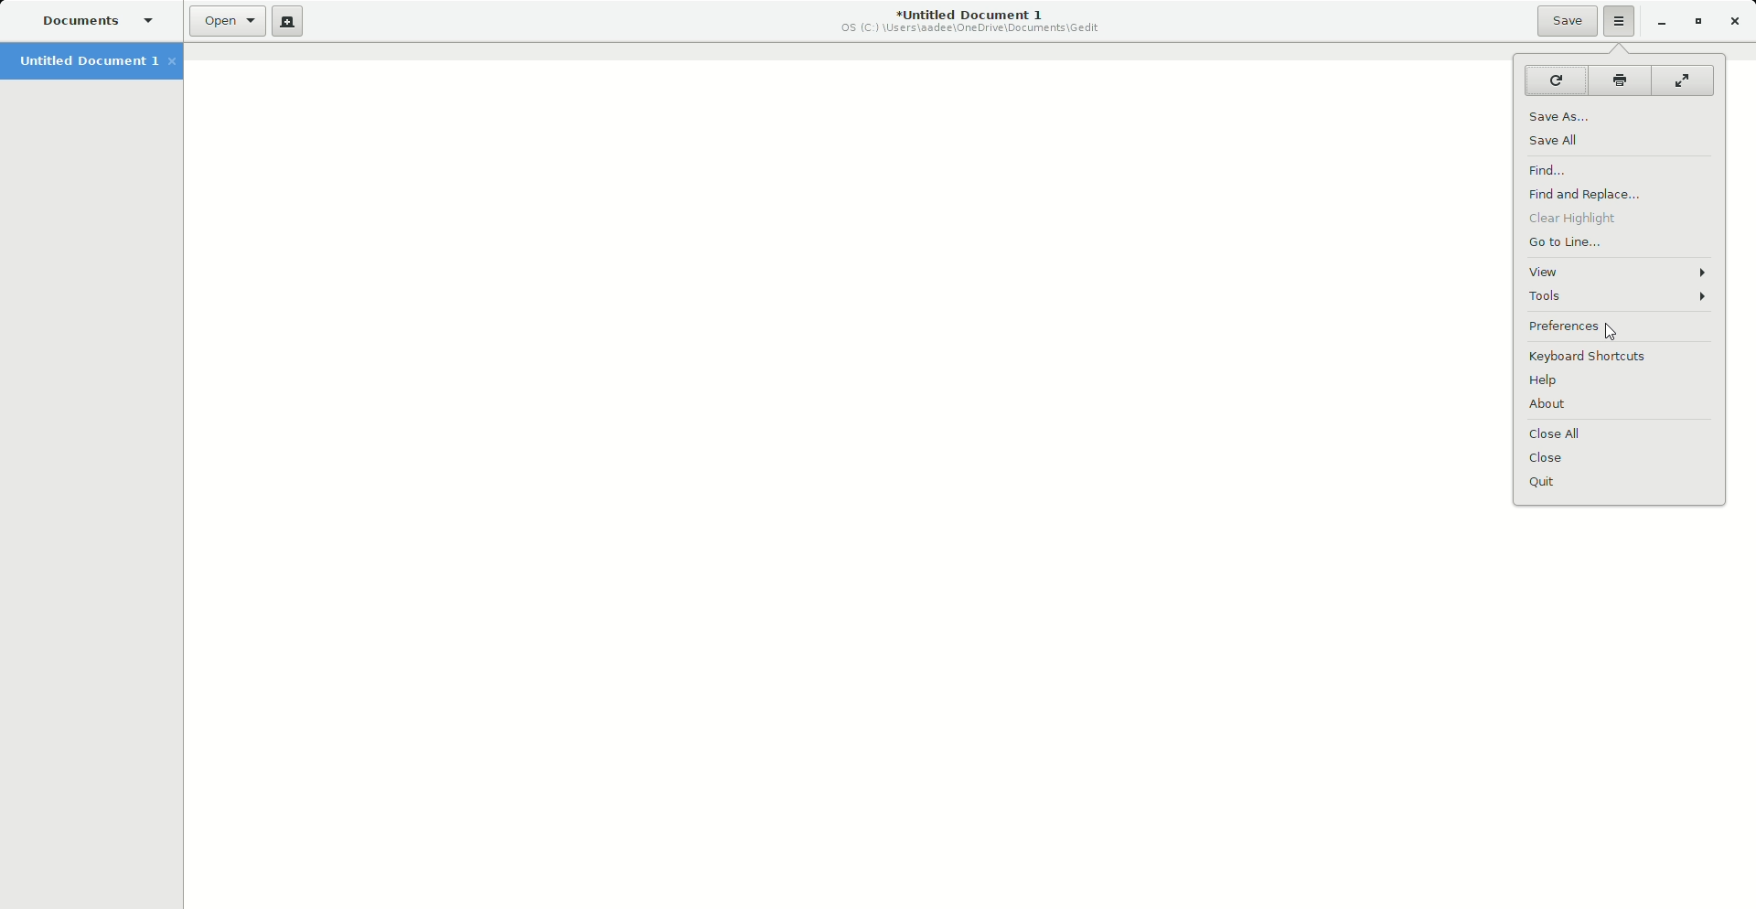 The image size is (1756, 909). Describe the element at coordinates (1738, 20) in the screenshot. I see `Close` at that location.